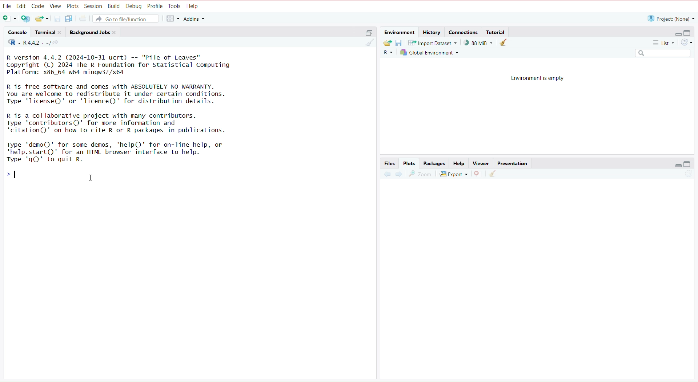 Image resolution: width=698 pixels, height=382 pixels. I want to click on Addins, so click(194, 19).